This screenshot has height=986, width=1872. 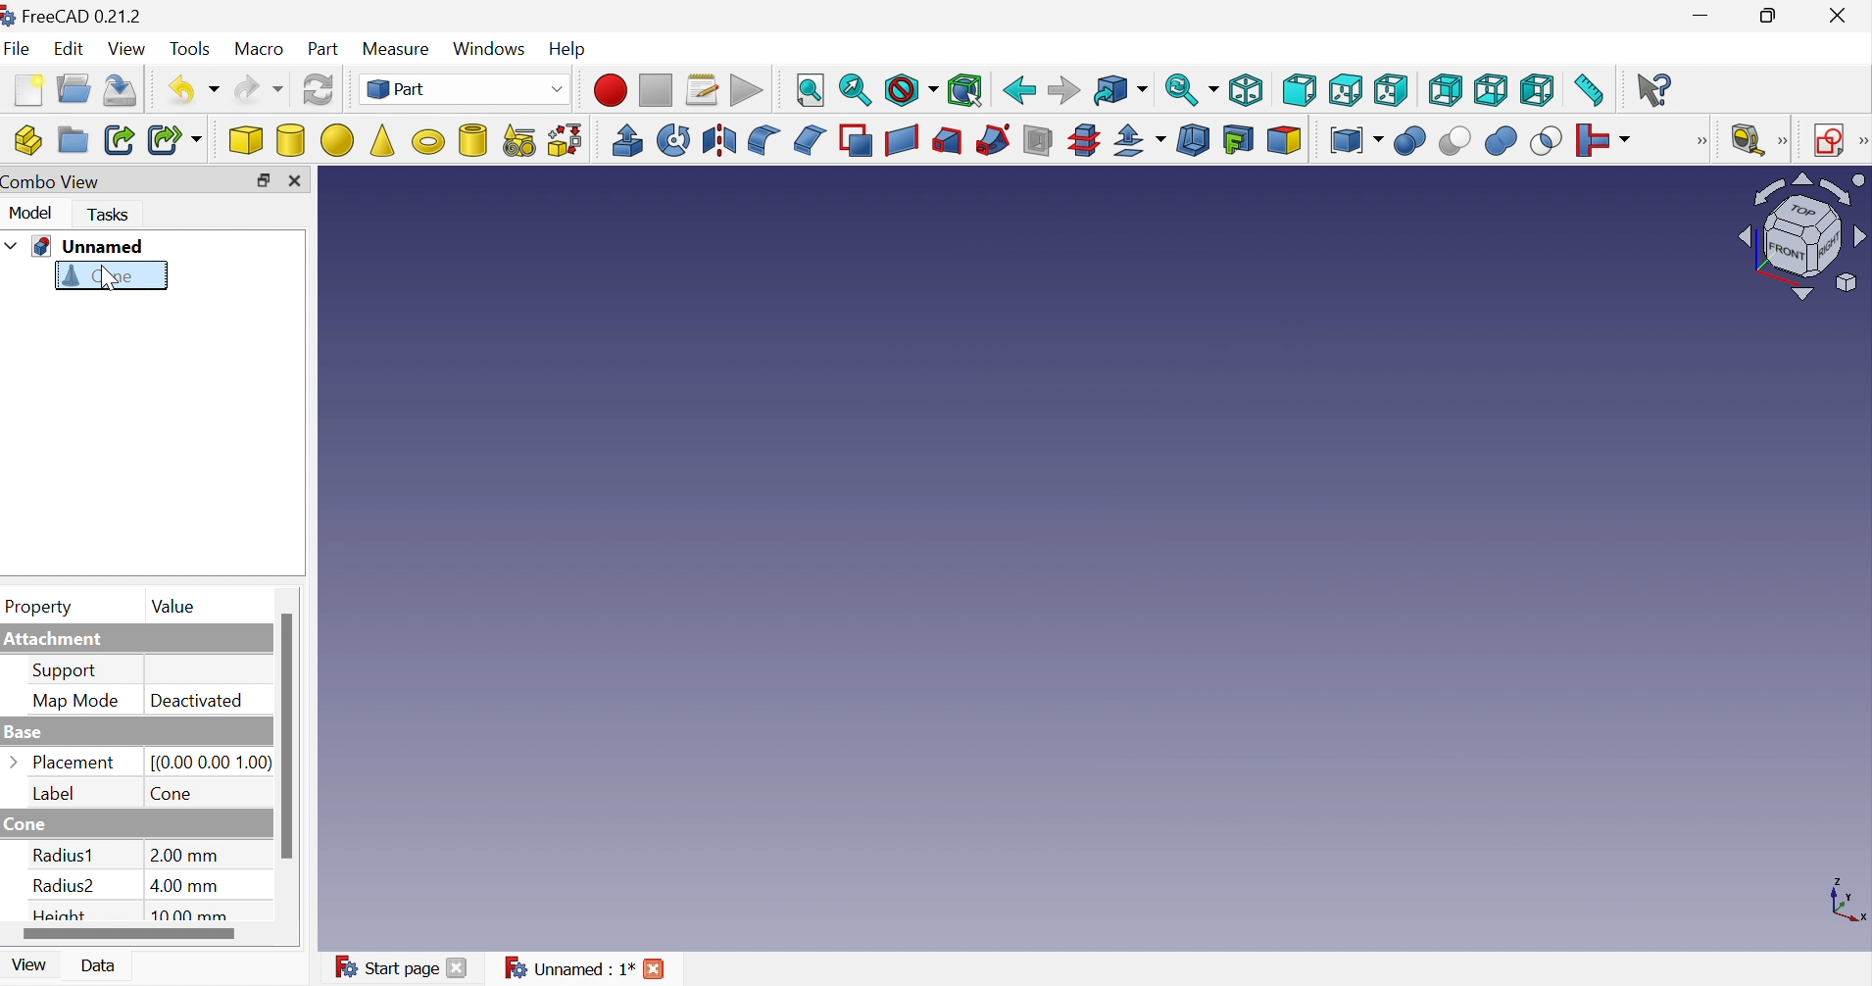 What do you see at coordinates (290, 142) in the screenshot?
I see `Cylinder` at bounding box center [290, 142].